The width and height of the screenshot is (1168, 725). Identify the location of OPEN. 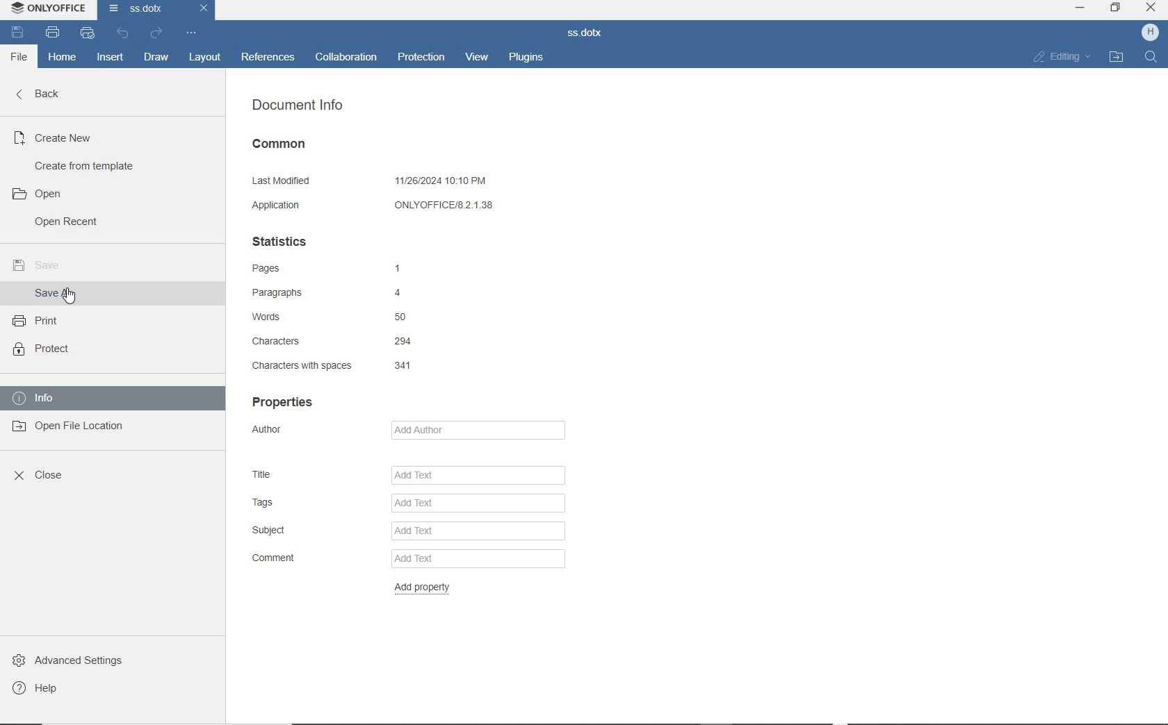
(45, 198).